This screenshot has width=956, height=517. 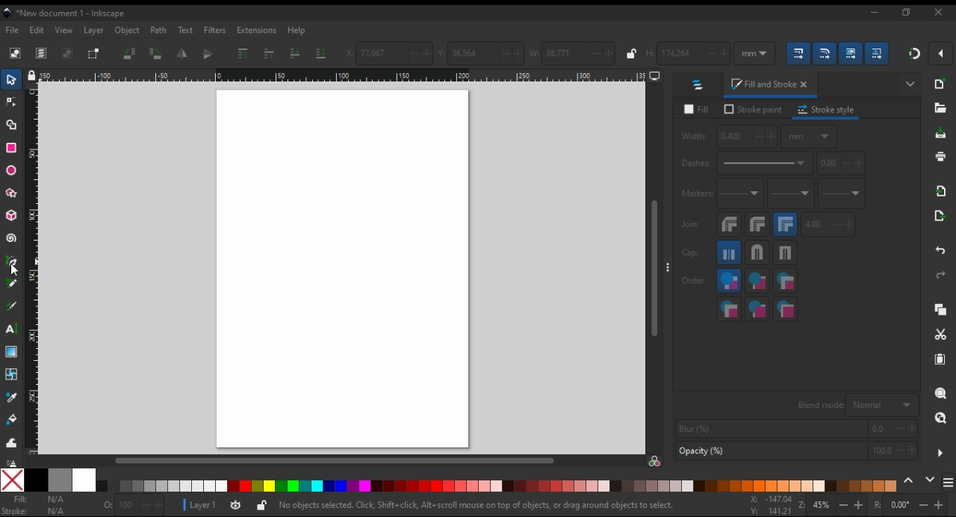 I want to click on white, so click(x=84, y=480).